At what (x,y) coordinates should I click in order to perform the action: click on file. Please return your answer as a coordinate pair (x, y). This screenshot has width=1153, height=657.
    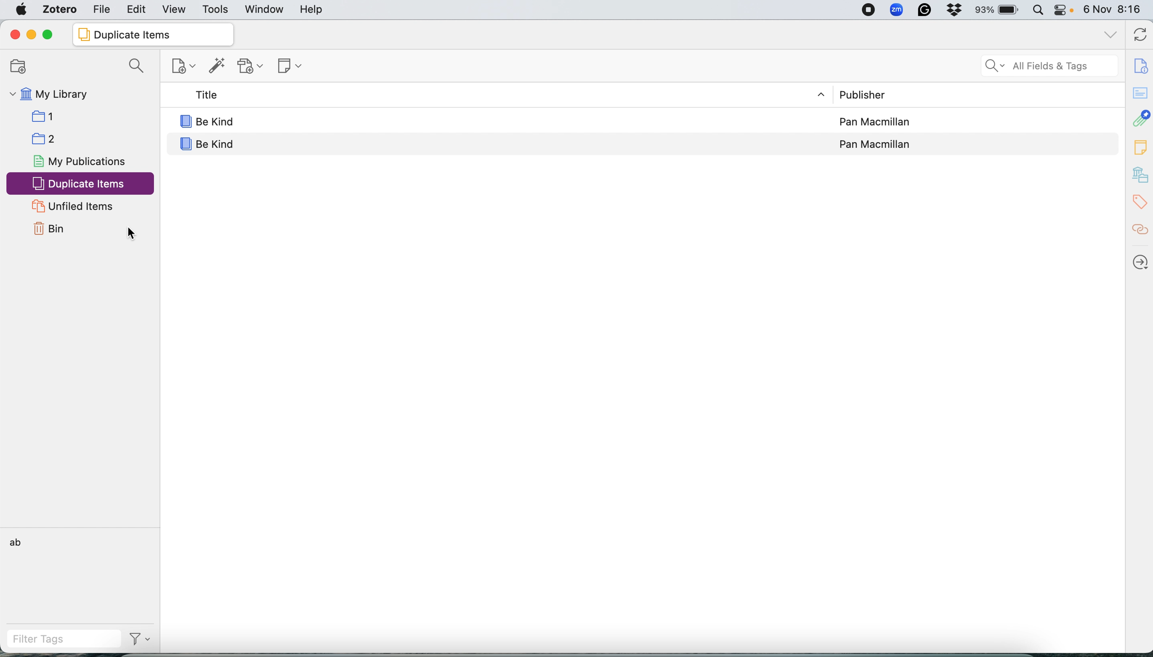
    Looking at the image, I should click on (103, 10).